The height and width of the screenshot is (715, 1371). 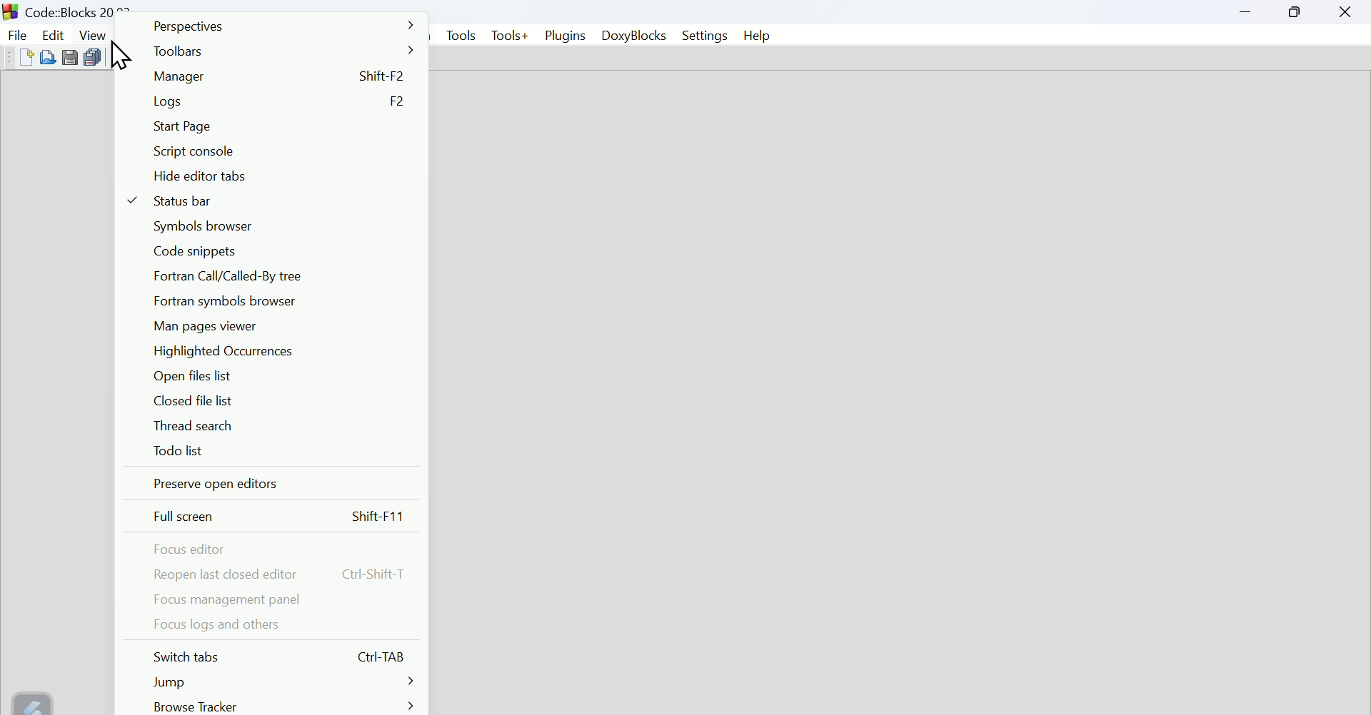 What do you see at coordinates (204, 327) in the screenshot?
I see `Man pages viewer` at bounding box center [204, 327].